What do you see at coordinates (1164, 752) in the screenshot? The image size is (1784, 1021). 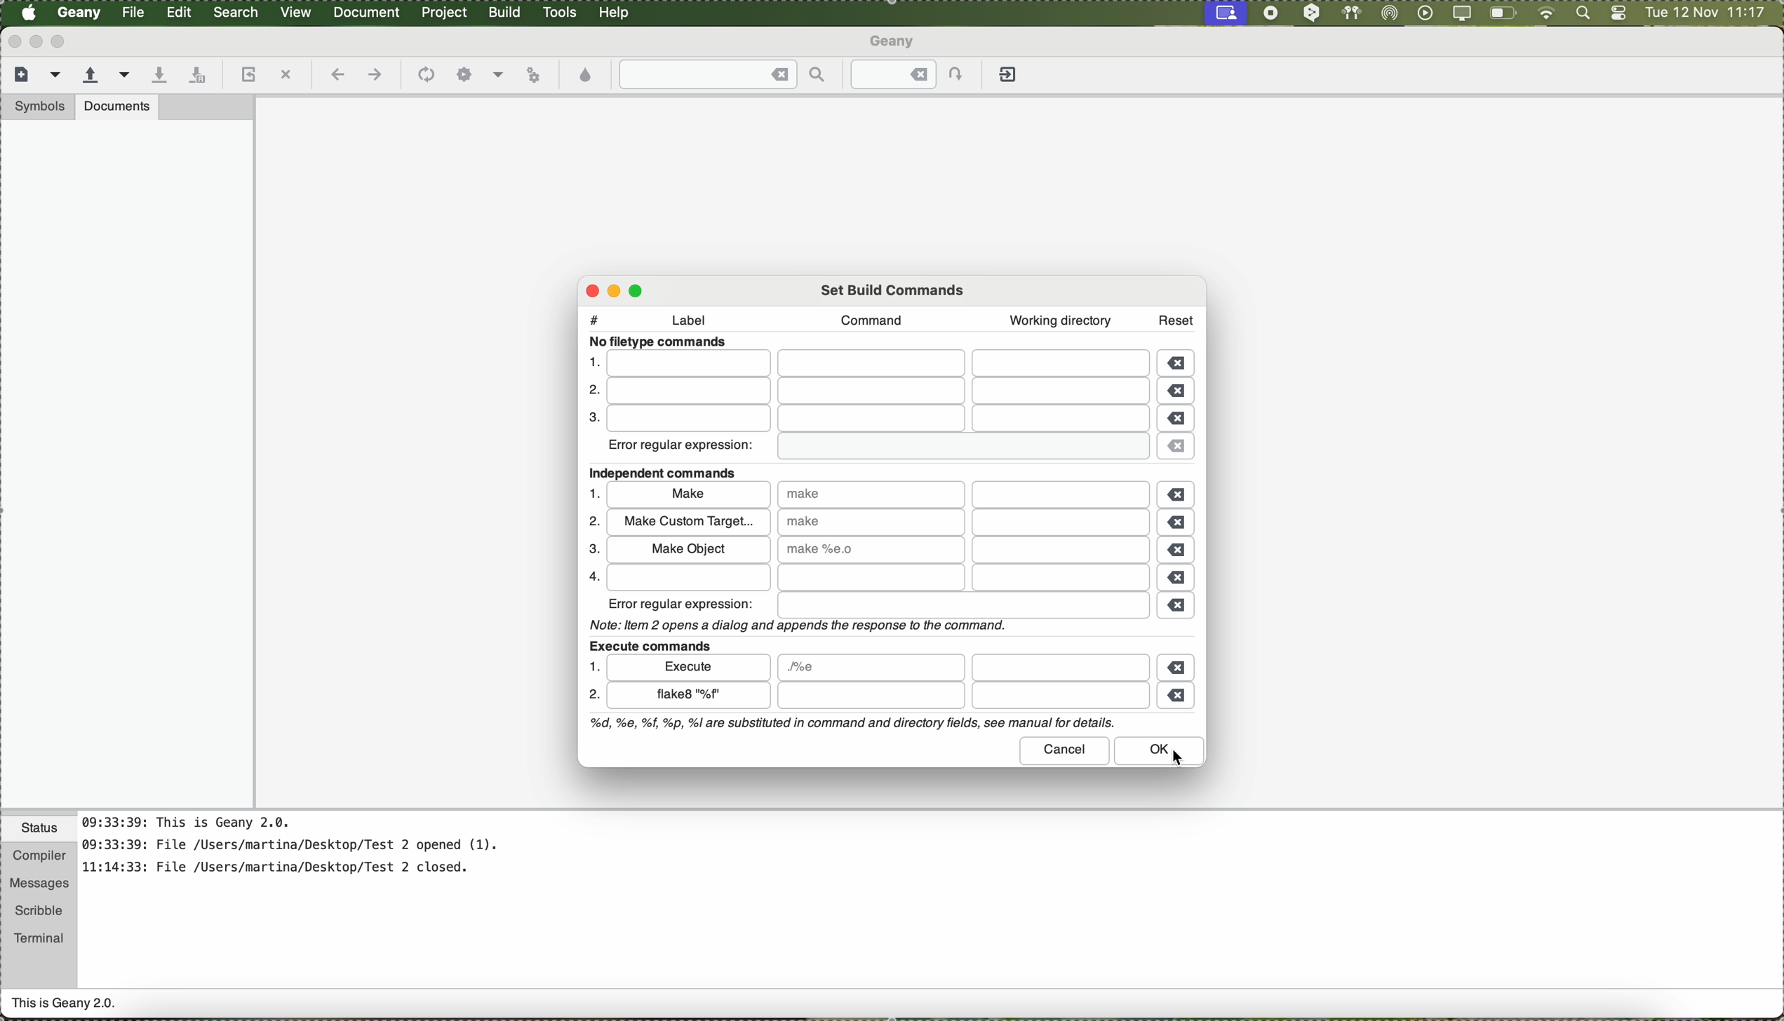 I see `click on OK button` at bounding box center [1164, 752].